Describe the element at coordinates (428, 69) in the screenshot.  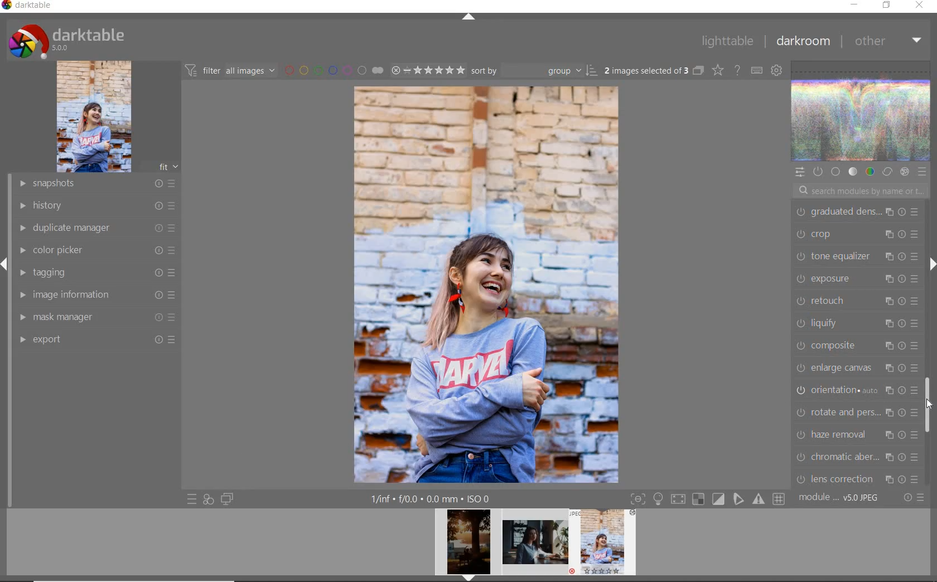
I see `SELECTED IMAGE RANGE RATING` at that location.